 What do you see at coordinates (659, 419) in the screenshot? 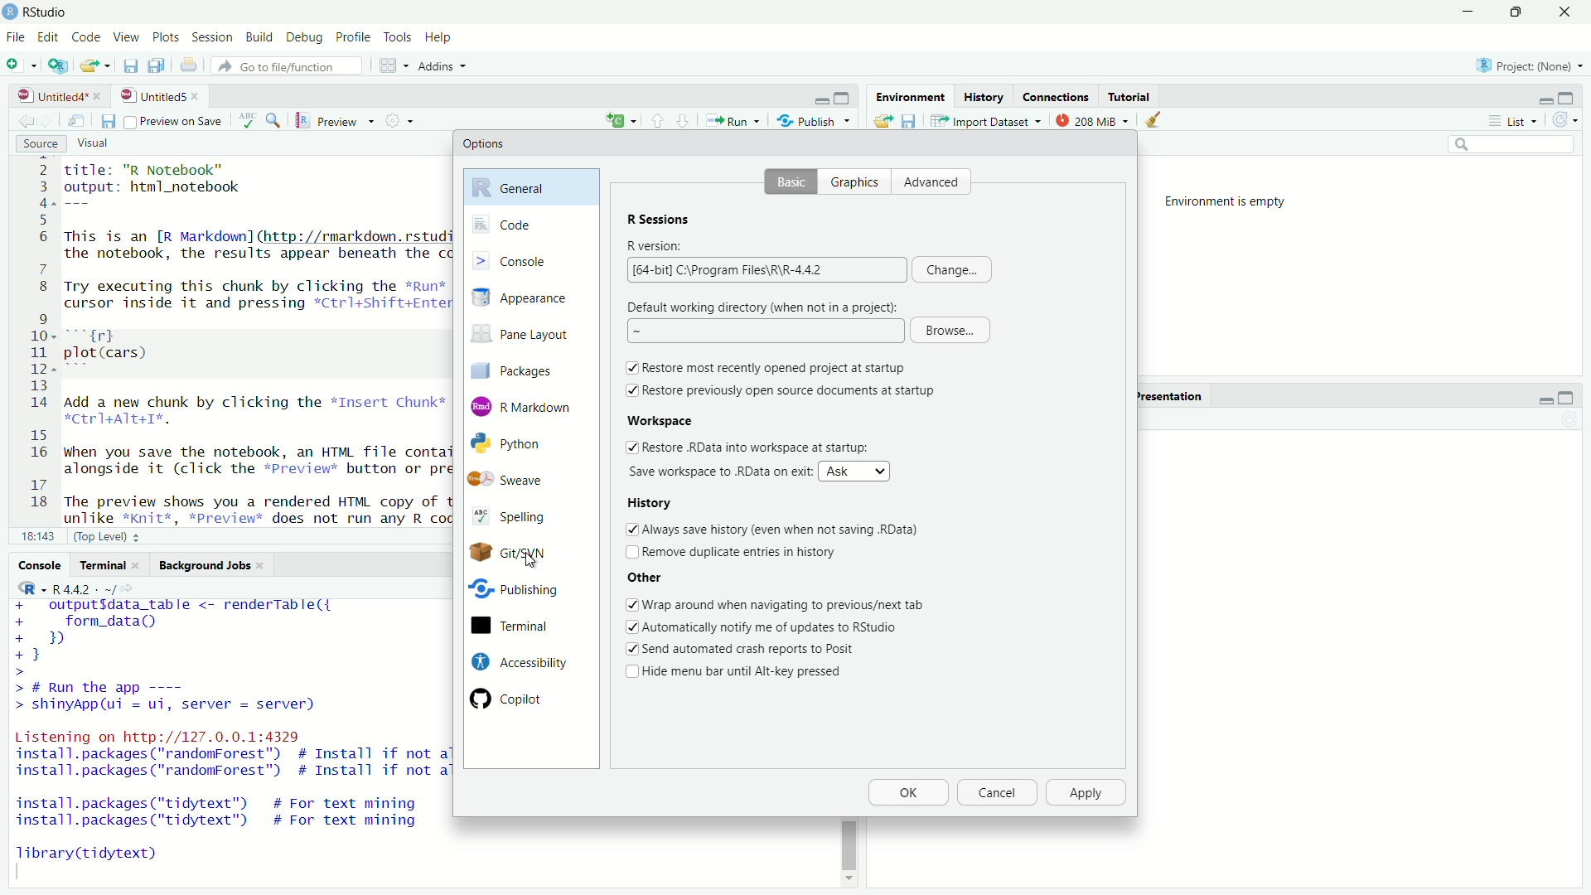
I see `Workspace` at bounding box center [659, 419].